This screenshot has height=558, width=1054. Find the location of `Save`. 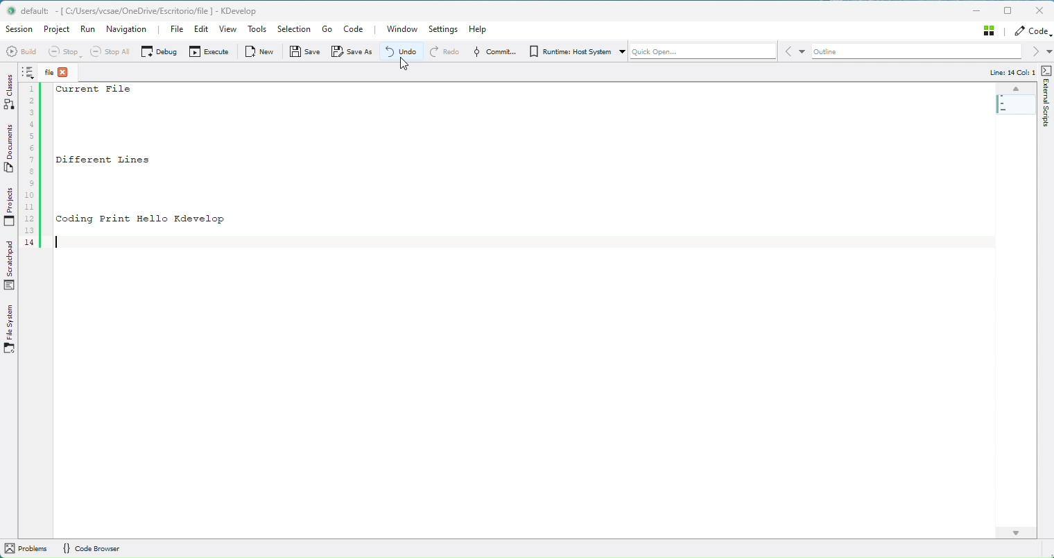

Save is located at coordinates (306, 52).